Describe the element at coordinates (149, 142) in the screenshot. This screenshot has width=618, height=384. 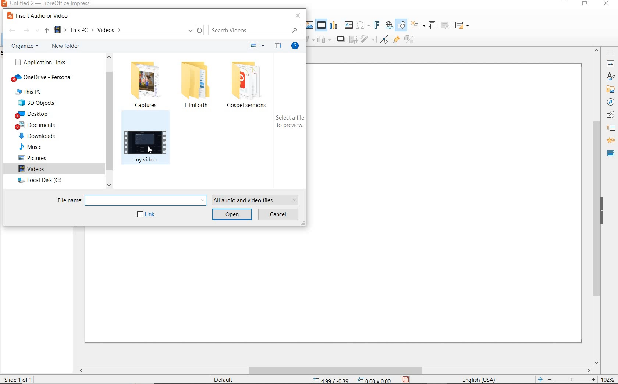
I see `my video file` at that location.